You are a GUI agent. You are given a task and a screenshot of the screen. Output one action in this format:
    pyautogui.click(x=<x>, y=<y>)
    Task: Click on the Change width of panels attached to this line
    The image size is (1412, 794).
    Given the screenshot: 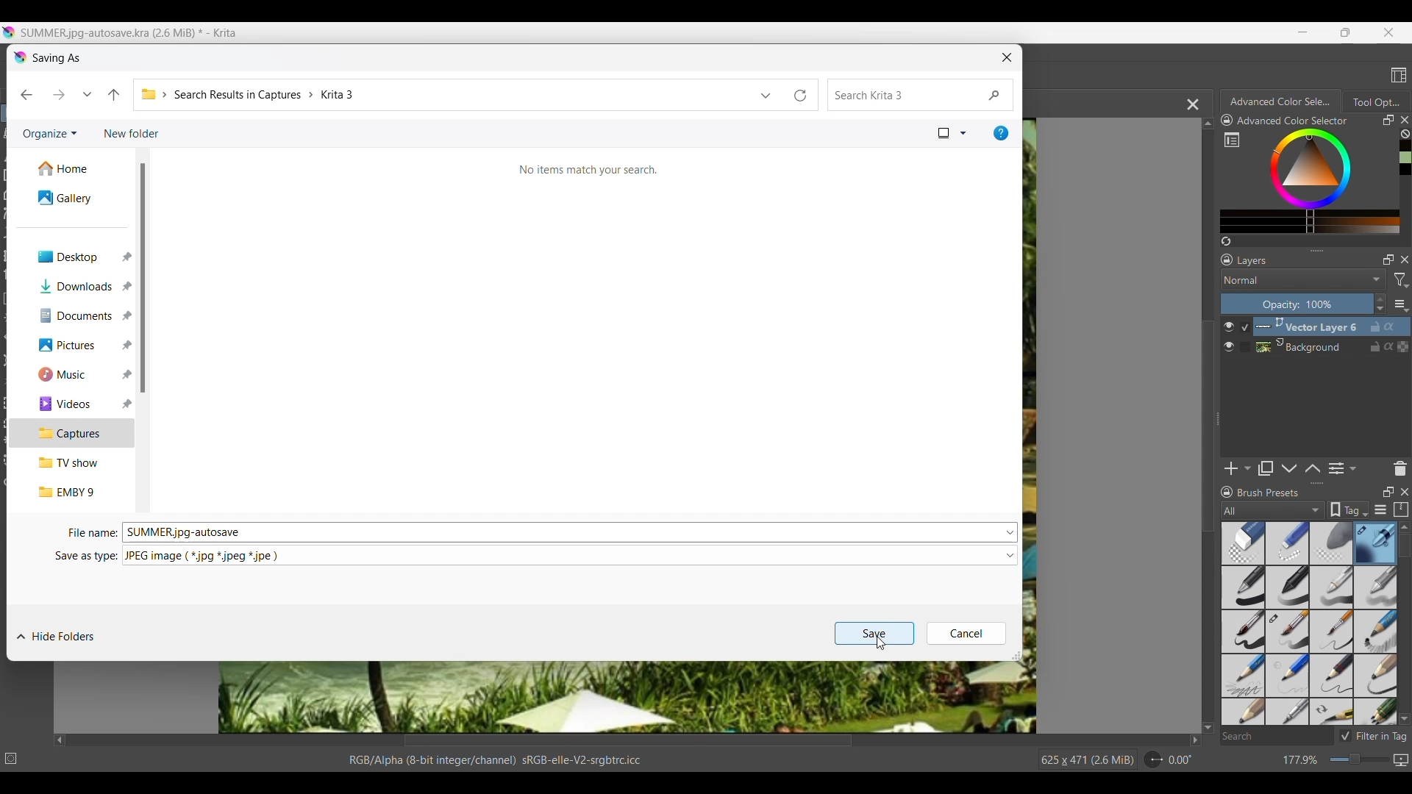 What is the action you would take?
    pyautogui.click(x=1216, y=440)
    